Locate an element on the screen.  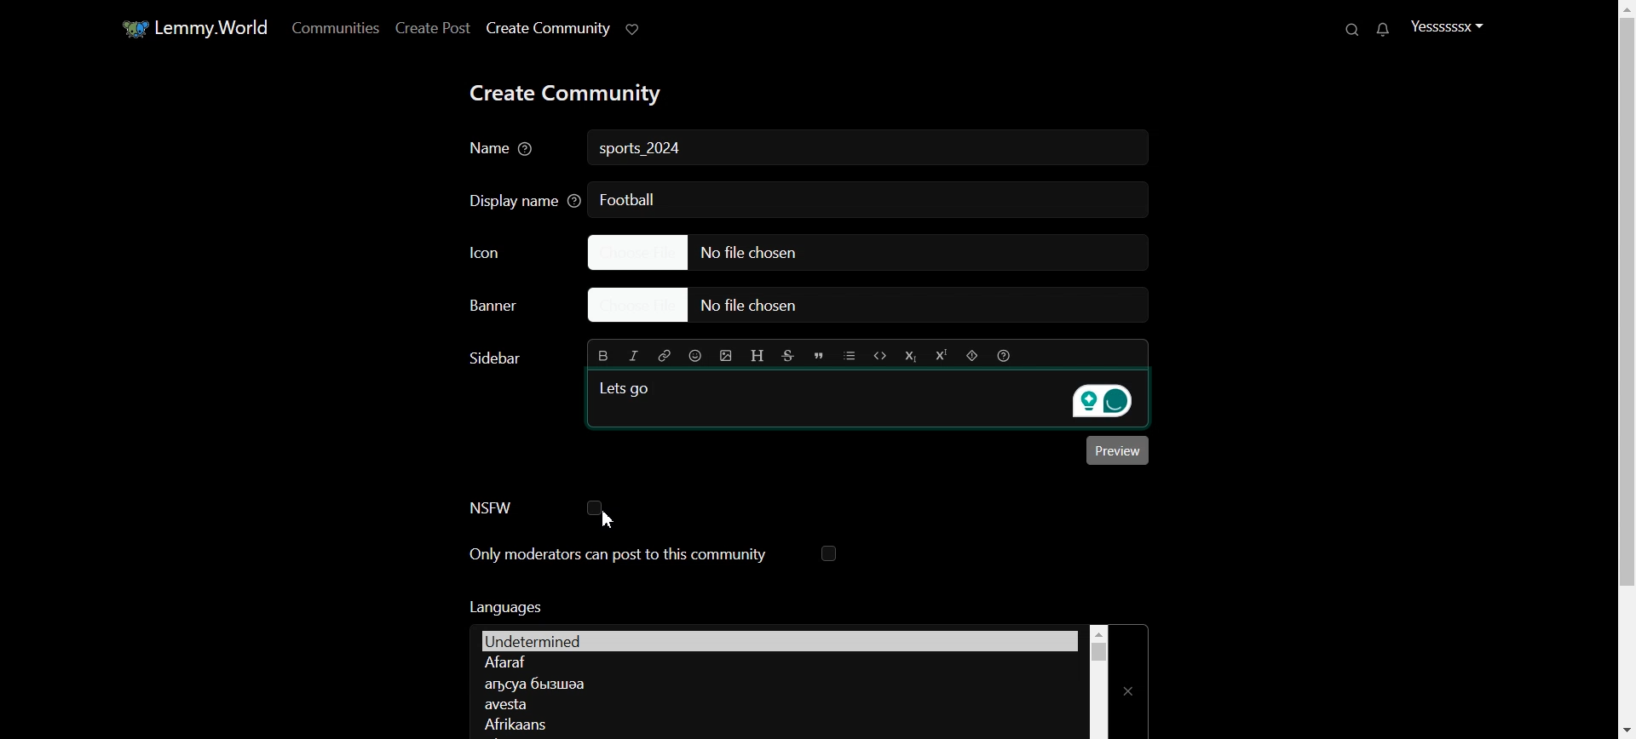
grammarly is located at coordinates (1099, 402).